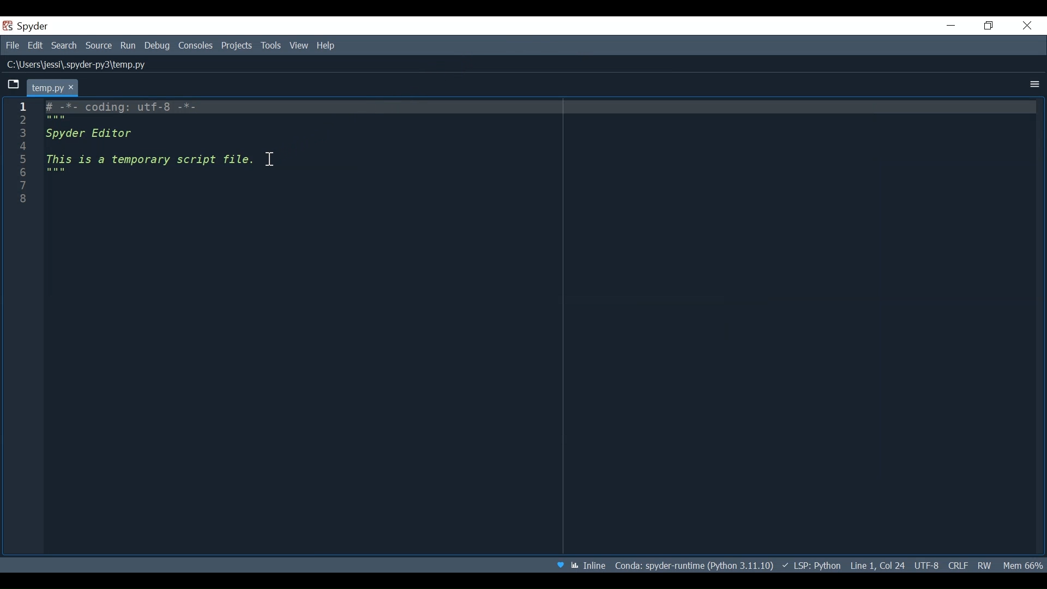 The height and width of the screenshot is (589, 1047). Describe the element at coordinates (237, 46) in the screenshot. I see `Projects` at that location.